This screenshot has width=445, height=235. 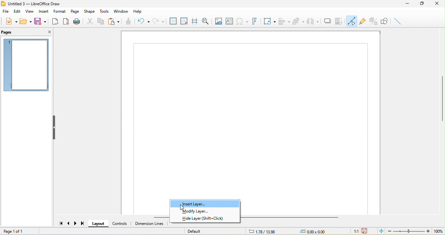 I want to click on insert layer, so click(x=204, y=204).